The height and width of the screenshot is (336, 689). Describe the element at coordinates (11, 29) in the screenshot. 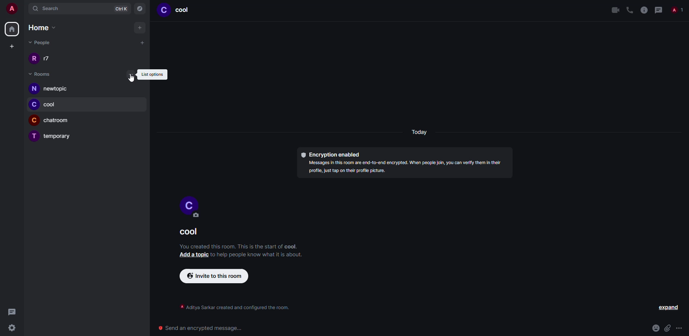

I see `home` at that location.